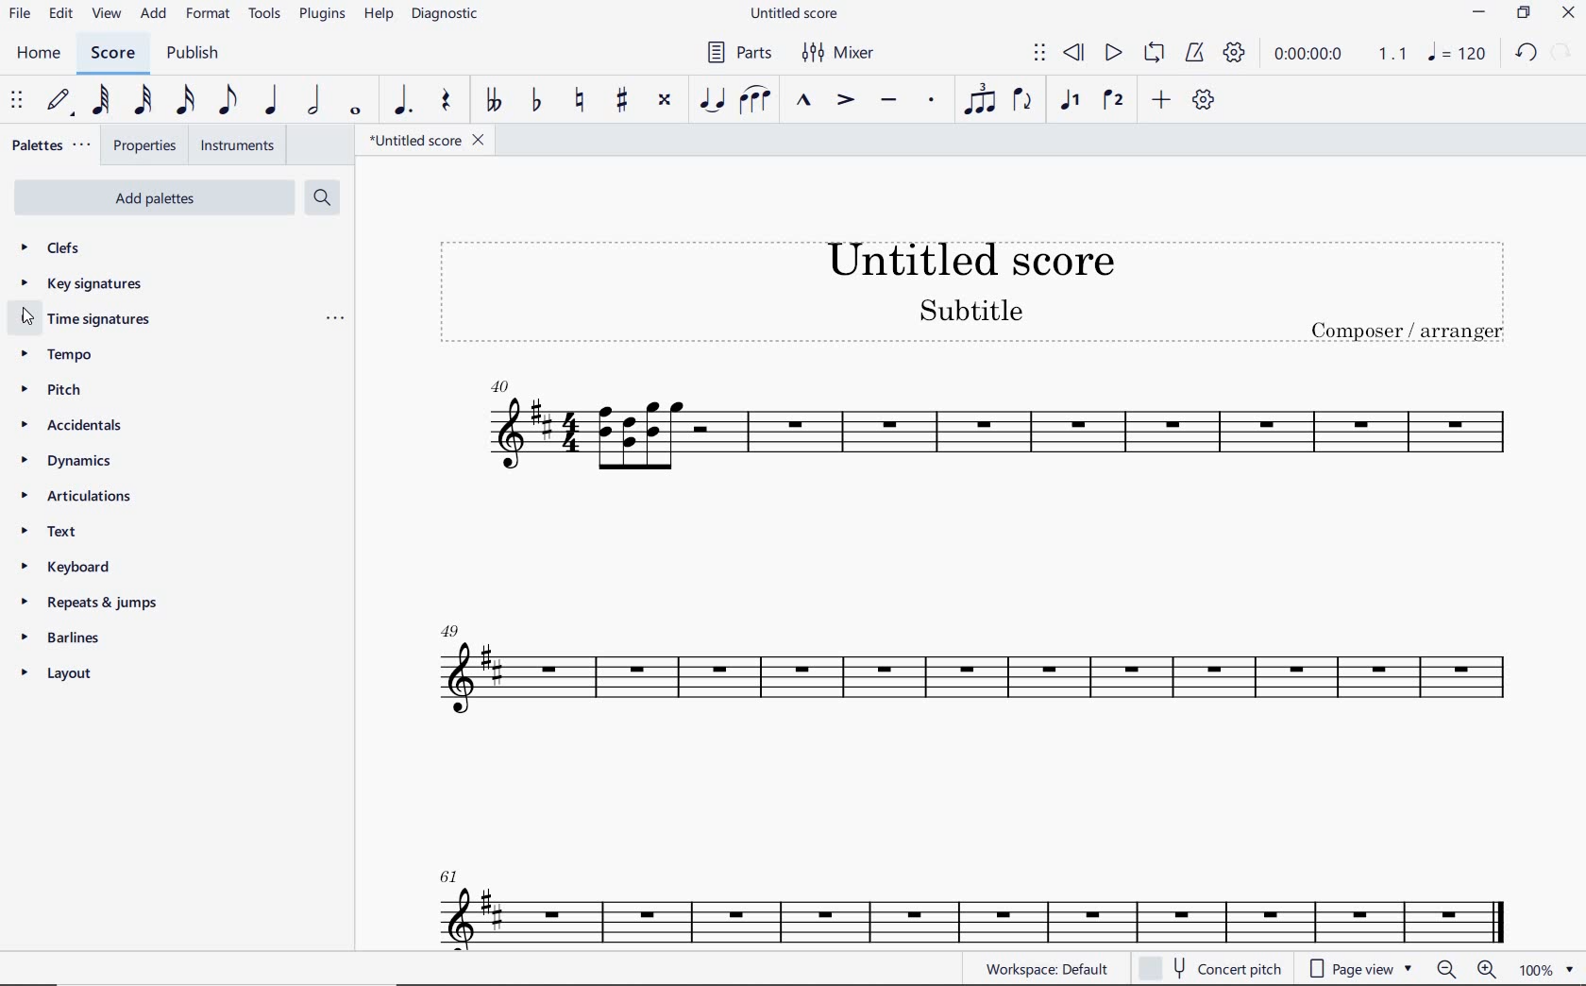 Image resolution: width=1586 pixels, height=986 pixels. I want to click on TEMPO, so click(60, 356).